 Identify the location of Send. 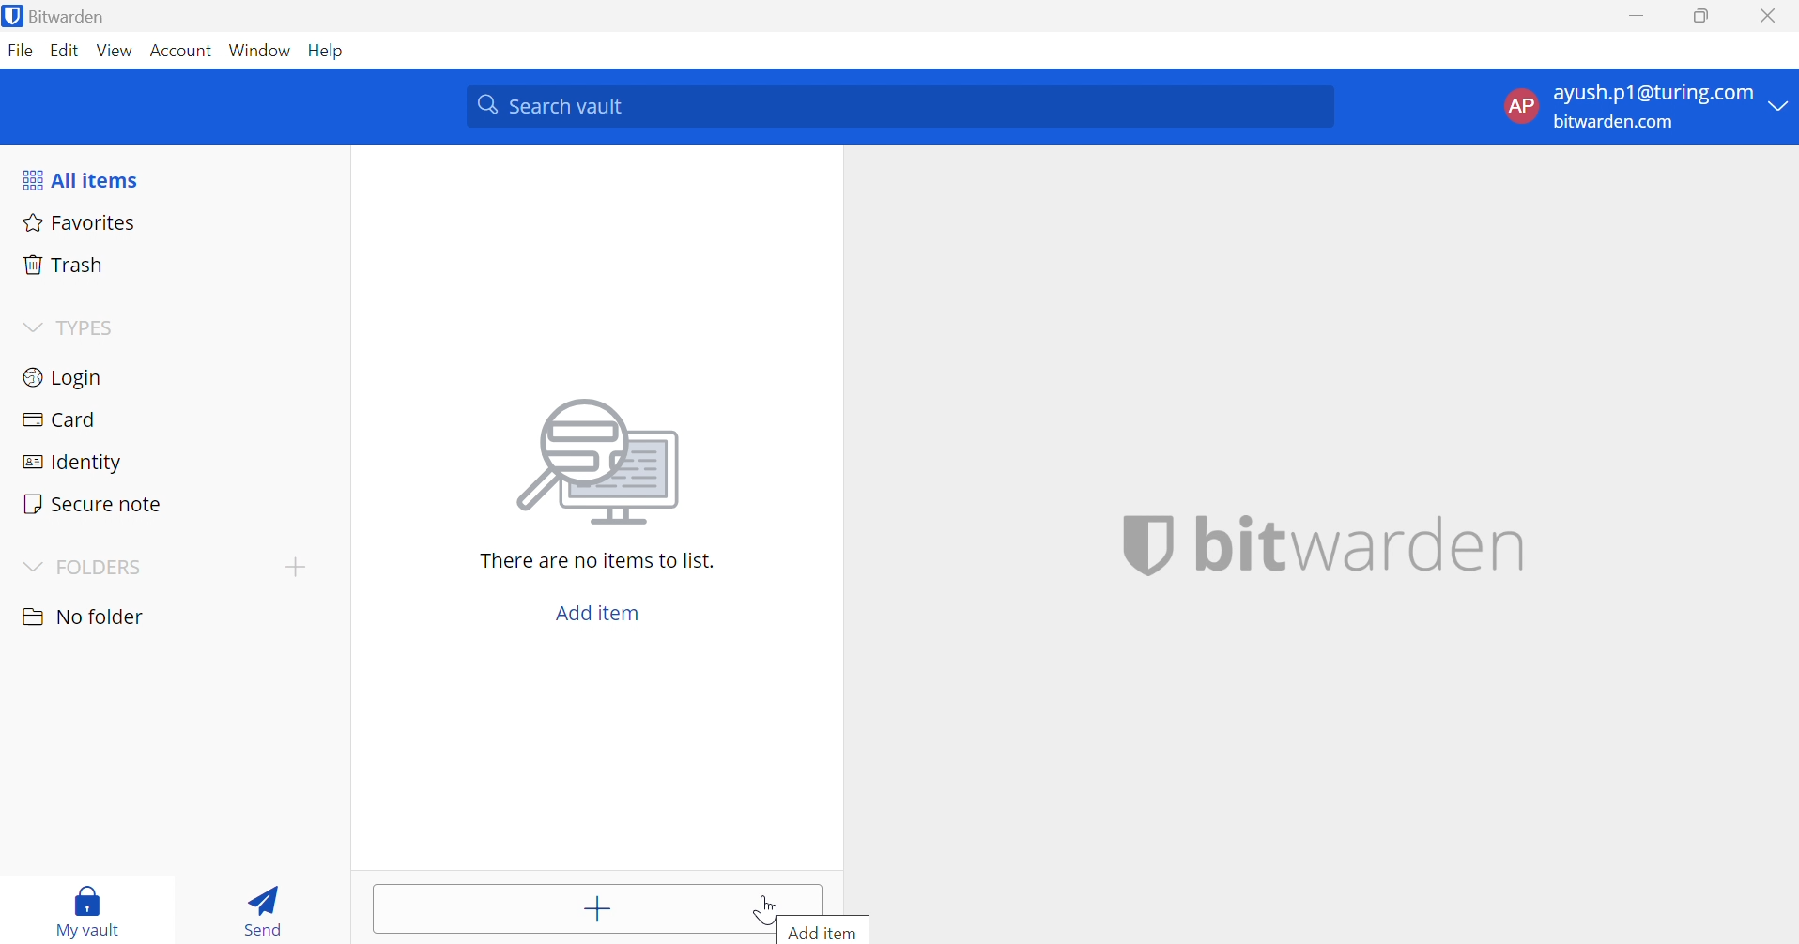
(261, 914).